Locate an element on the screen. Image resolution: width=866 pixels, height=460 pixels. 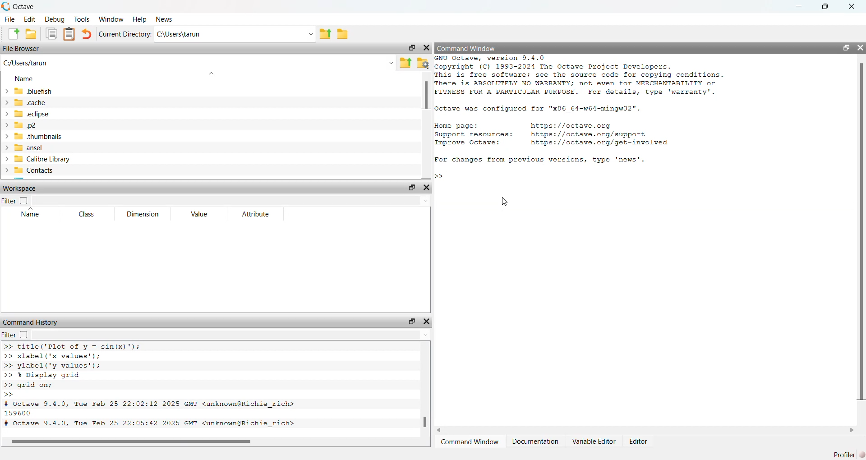
Value is located at coordinates (199, 214).